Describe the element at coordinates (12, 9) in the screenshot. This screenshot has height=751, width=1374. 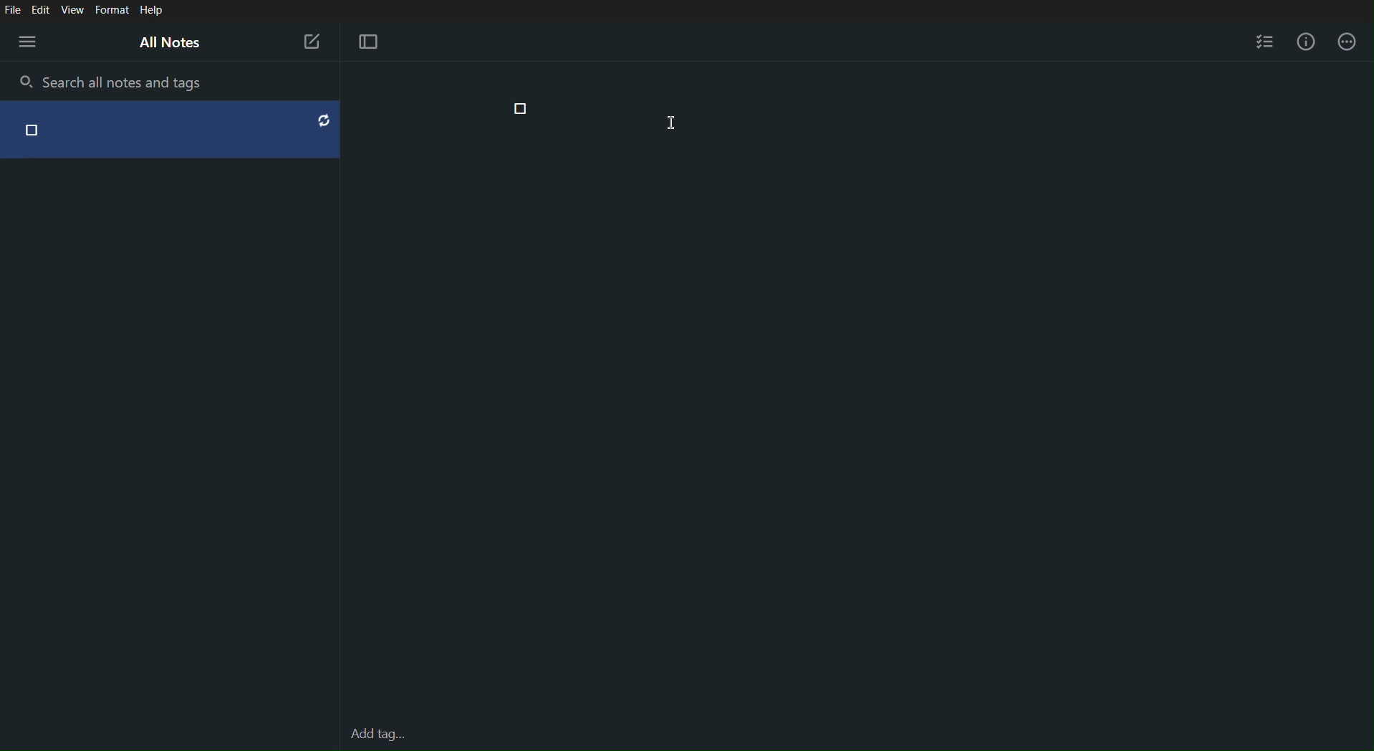
I see `File` at that location.